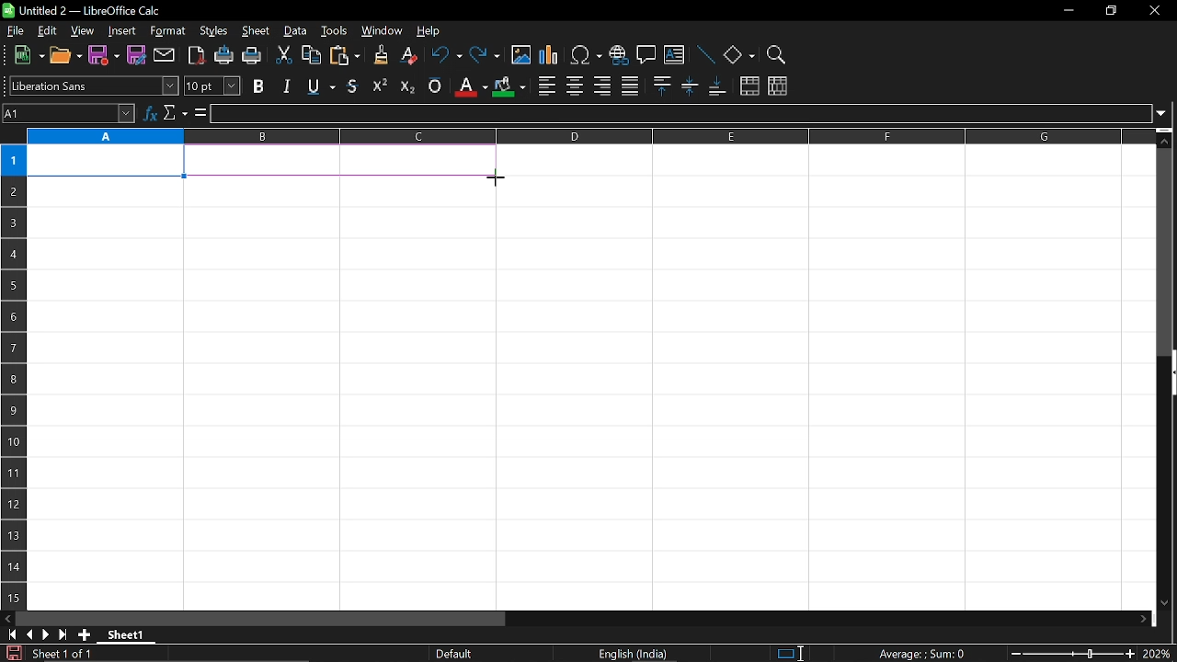 This screenshot has width=1177, height=662. I want to click on unmerge cells, so click(778, 87).